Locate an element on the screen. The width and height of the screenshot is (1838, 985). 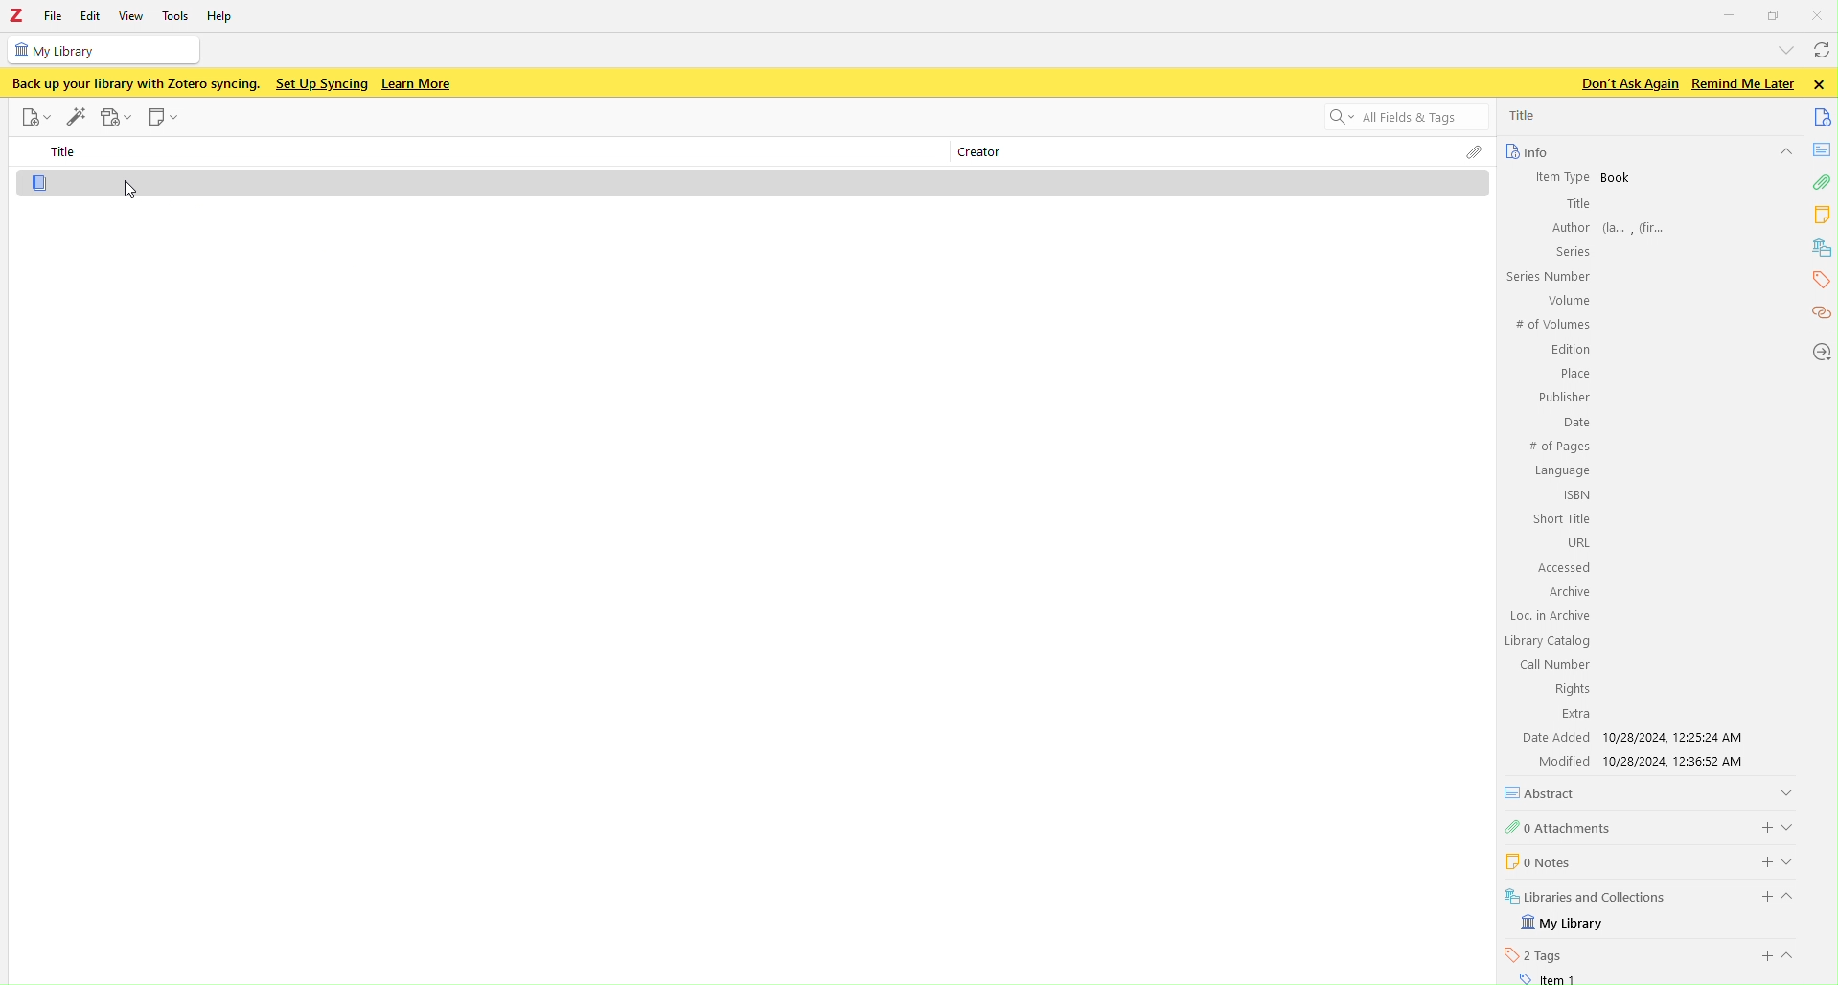
Series is located at coordinates (1570, 251).